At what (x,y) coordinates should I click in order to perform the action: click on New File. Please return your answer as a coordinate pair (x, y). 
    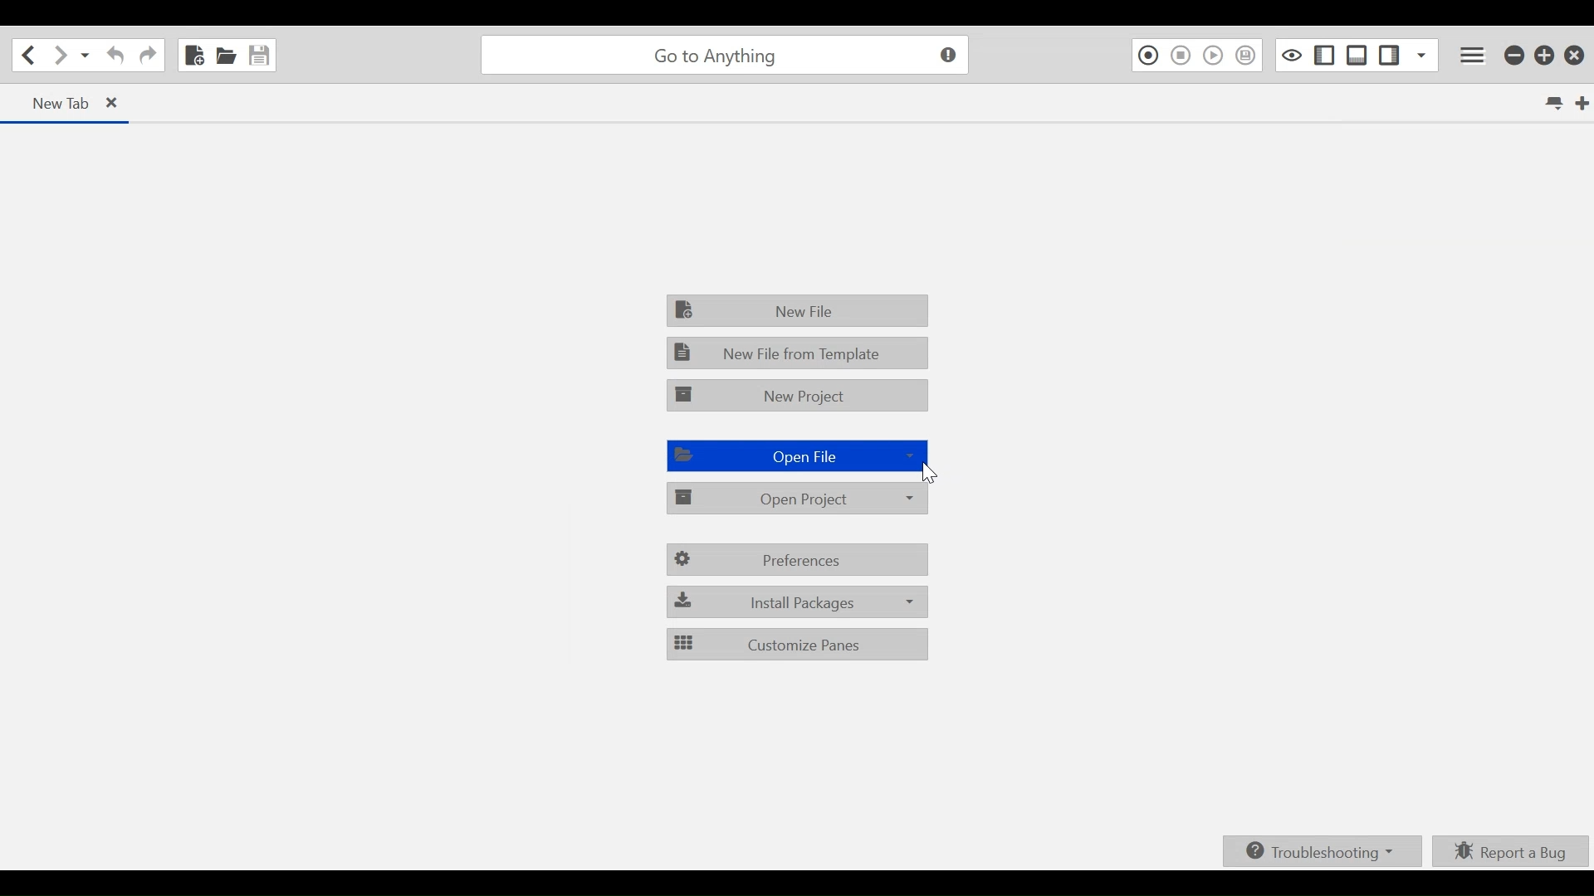
    Looking at the image, I should click on (195, 54).